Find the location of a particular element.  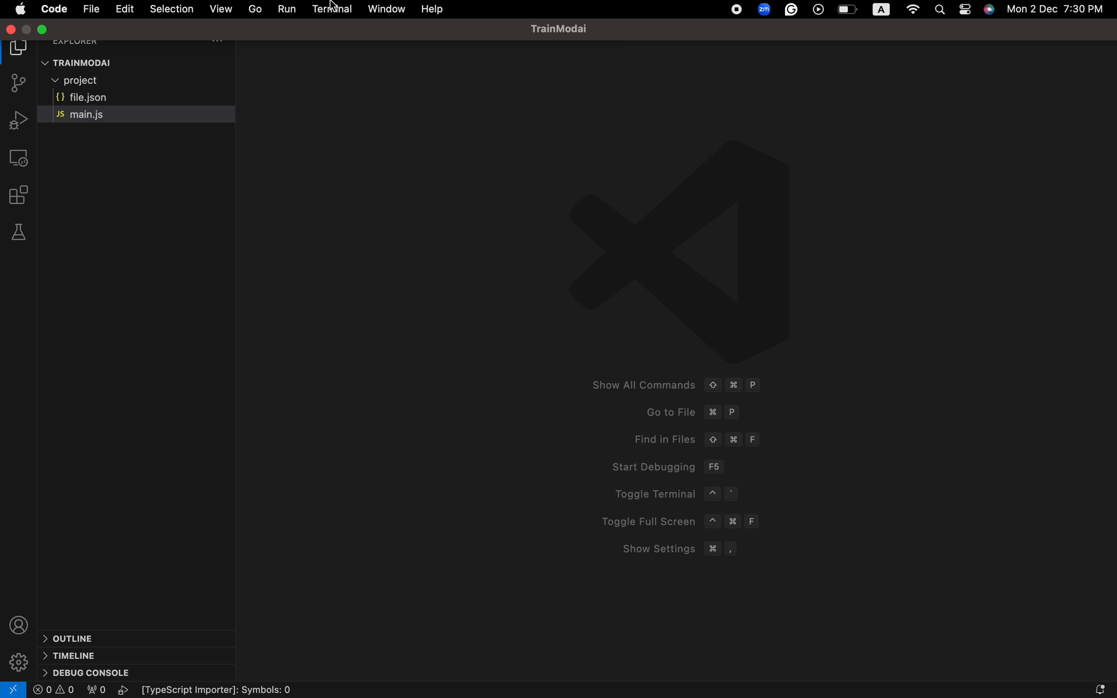

minimize is located at coordinates (46, 29).